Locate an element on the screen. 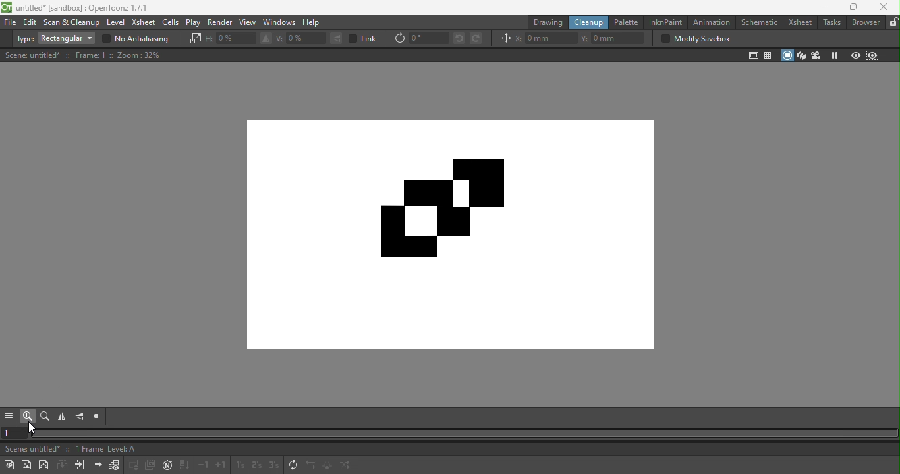  Field guide is located at coordinates (766, 55).